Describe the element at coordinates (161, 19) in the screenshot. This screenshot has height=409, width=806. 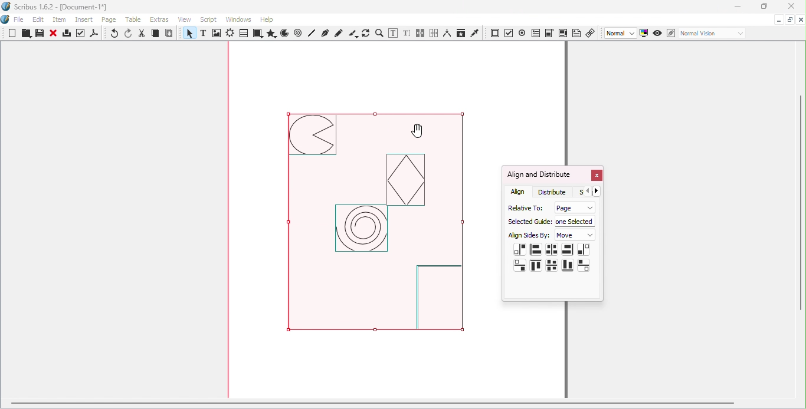
I see `Extras` at that location.